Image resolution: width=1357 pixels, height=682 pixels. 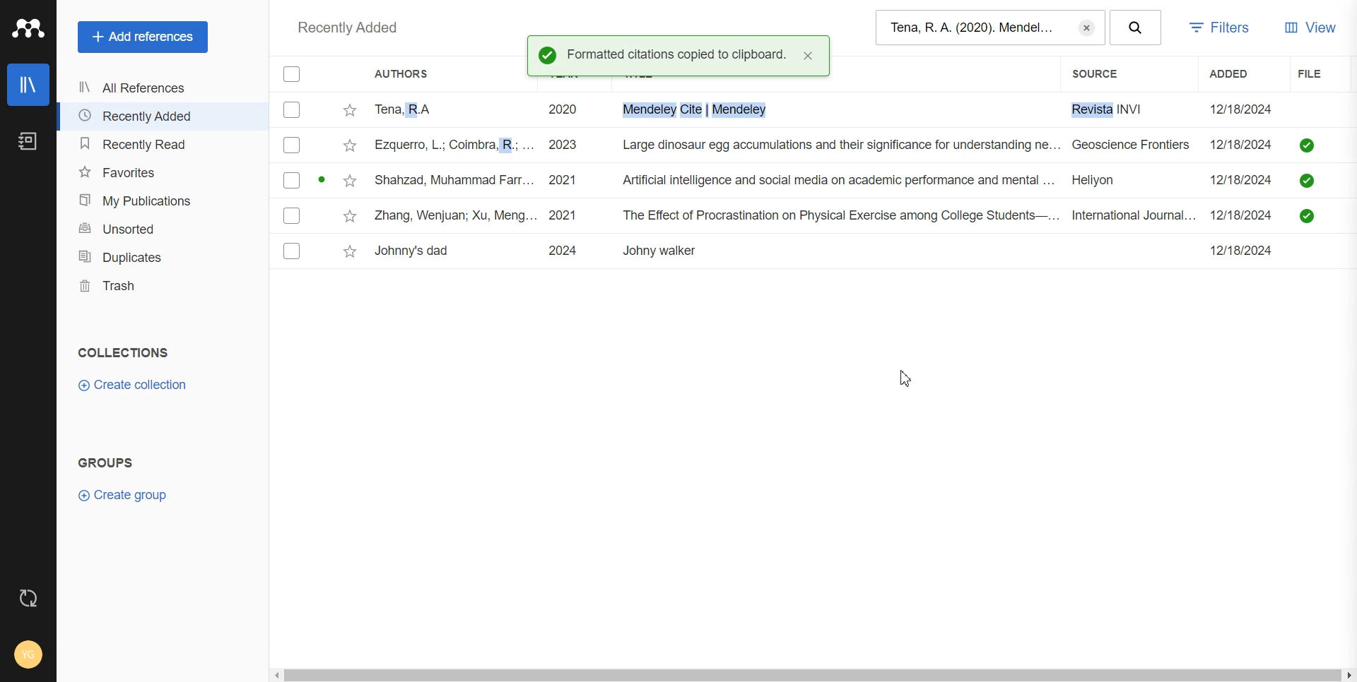 I want to click on Added, so click(x=1243, y=73).